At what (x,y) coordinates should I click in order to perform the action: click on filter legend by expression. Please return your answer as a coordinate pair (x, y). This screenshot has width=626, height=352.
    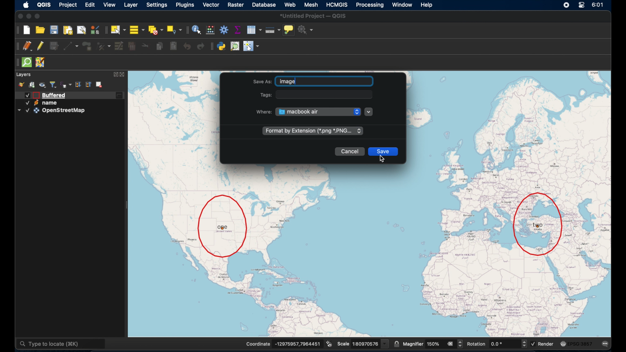
    Looking at the image, I should click on (66, 84).